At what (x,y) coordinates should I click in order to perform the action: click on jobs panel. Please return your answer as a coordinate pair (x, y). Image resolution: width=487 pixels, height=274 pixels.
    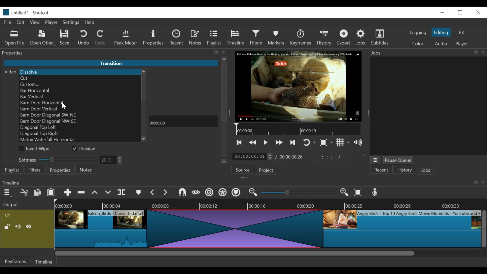
    Looking at the image, I should click on (428, 106).